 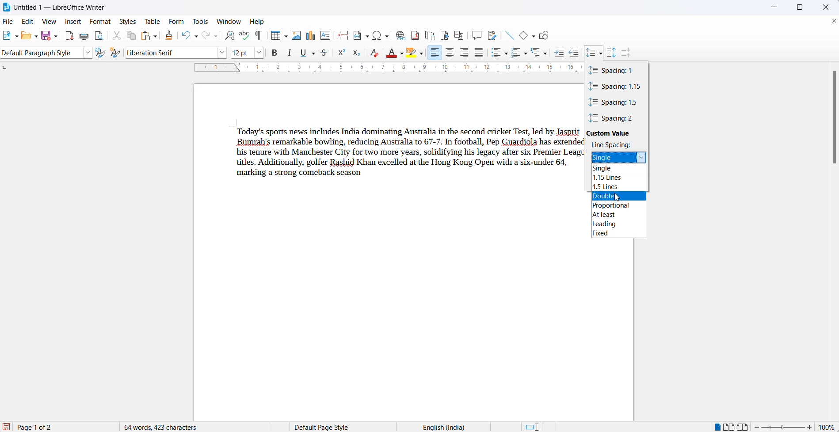 What do you see at coordinates (435, 53) in the screenshot?
I see `text align left` at bounding box center [435, 53].